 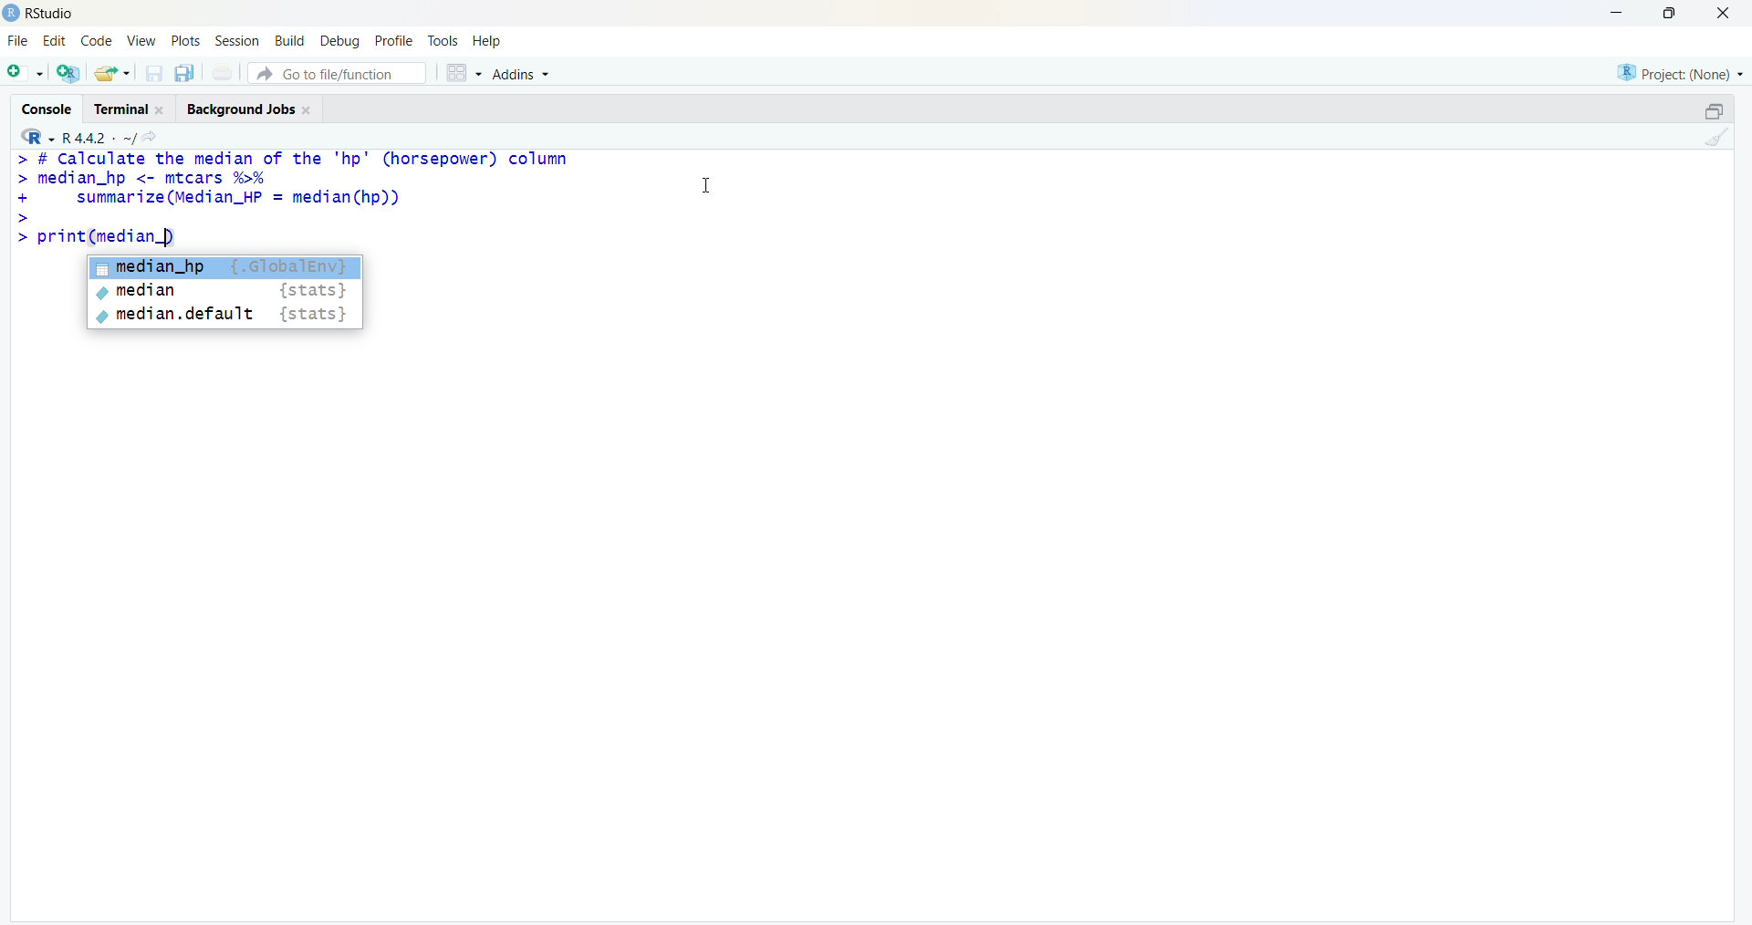 What do you see at coordinates (239, 109) in the screenshot?
I see `Background jobs` at bounding box center [239, 109].